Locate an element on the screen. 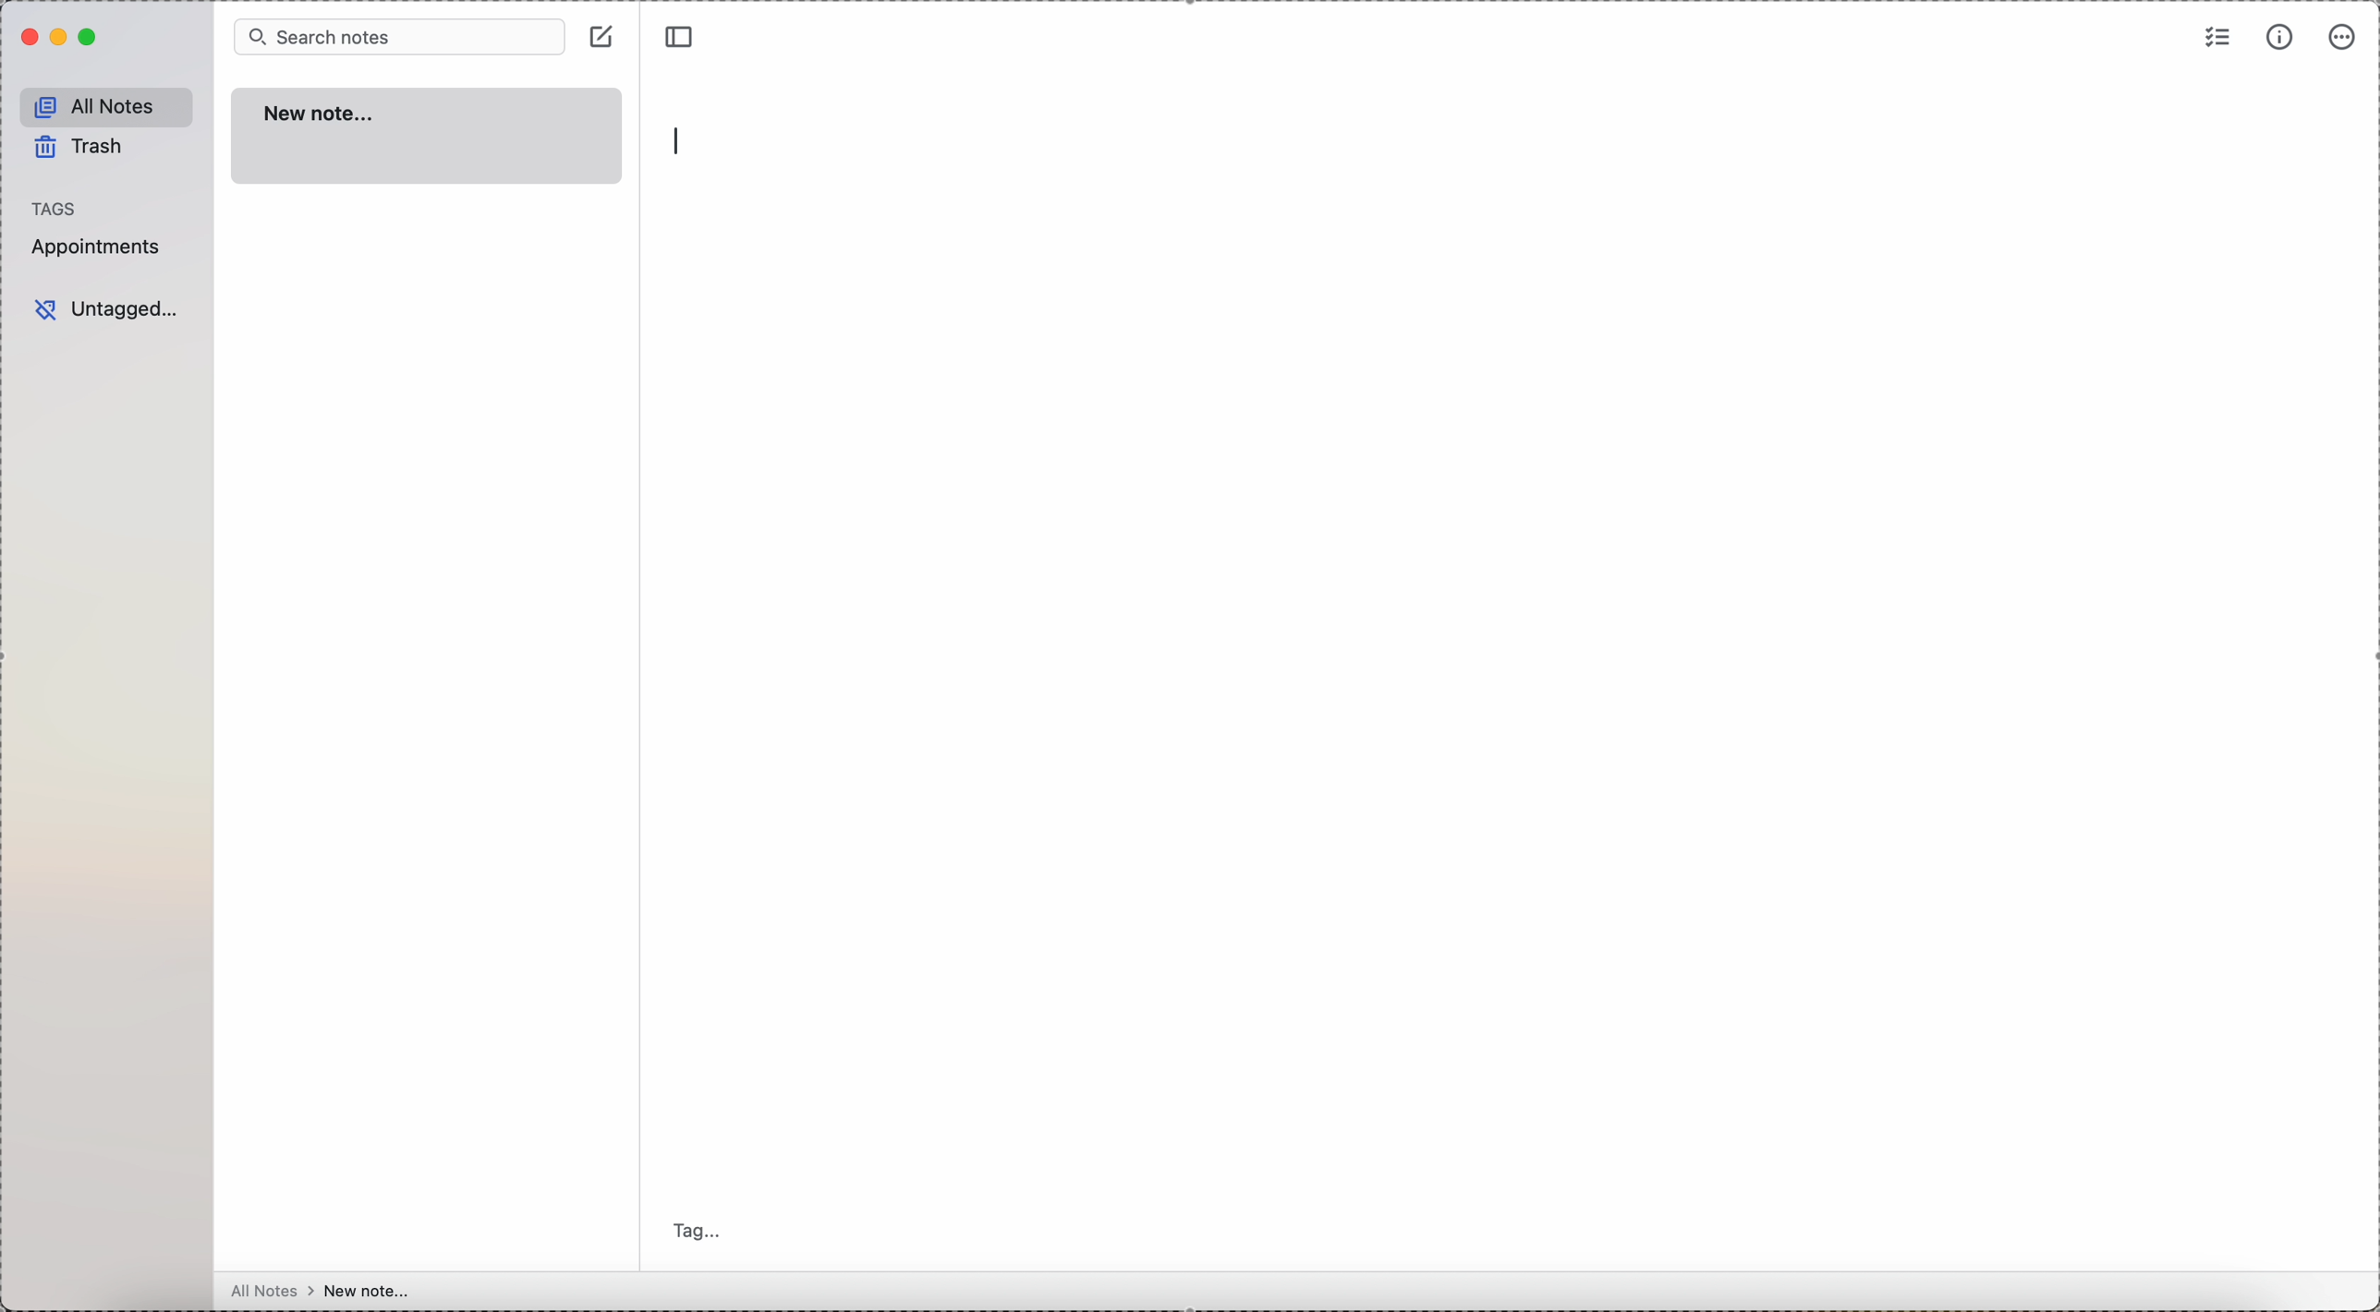 This screenshot has width=2380, height=1312. tags is located at coordinates (55, 208).